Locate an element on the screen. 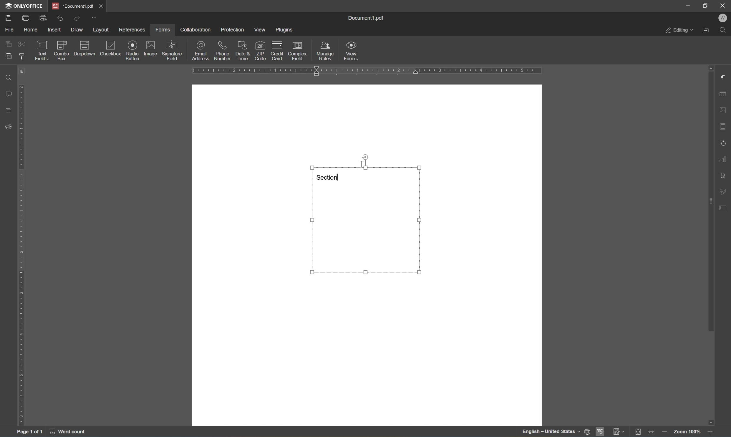 This screenshot has width=731, height=437. Cursor is located at coordinates (362, 163).